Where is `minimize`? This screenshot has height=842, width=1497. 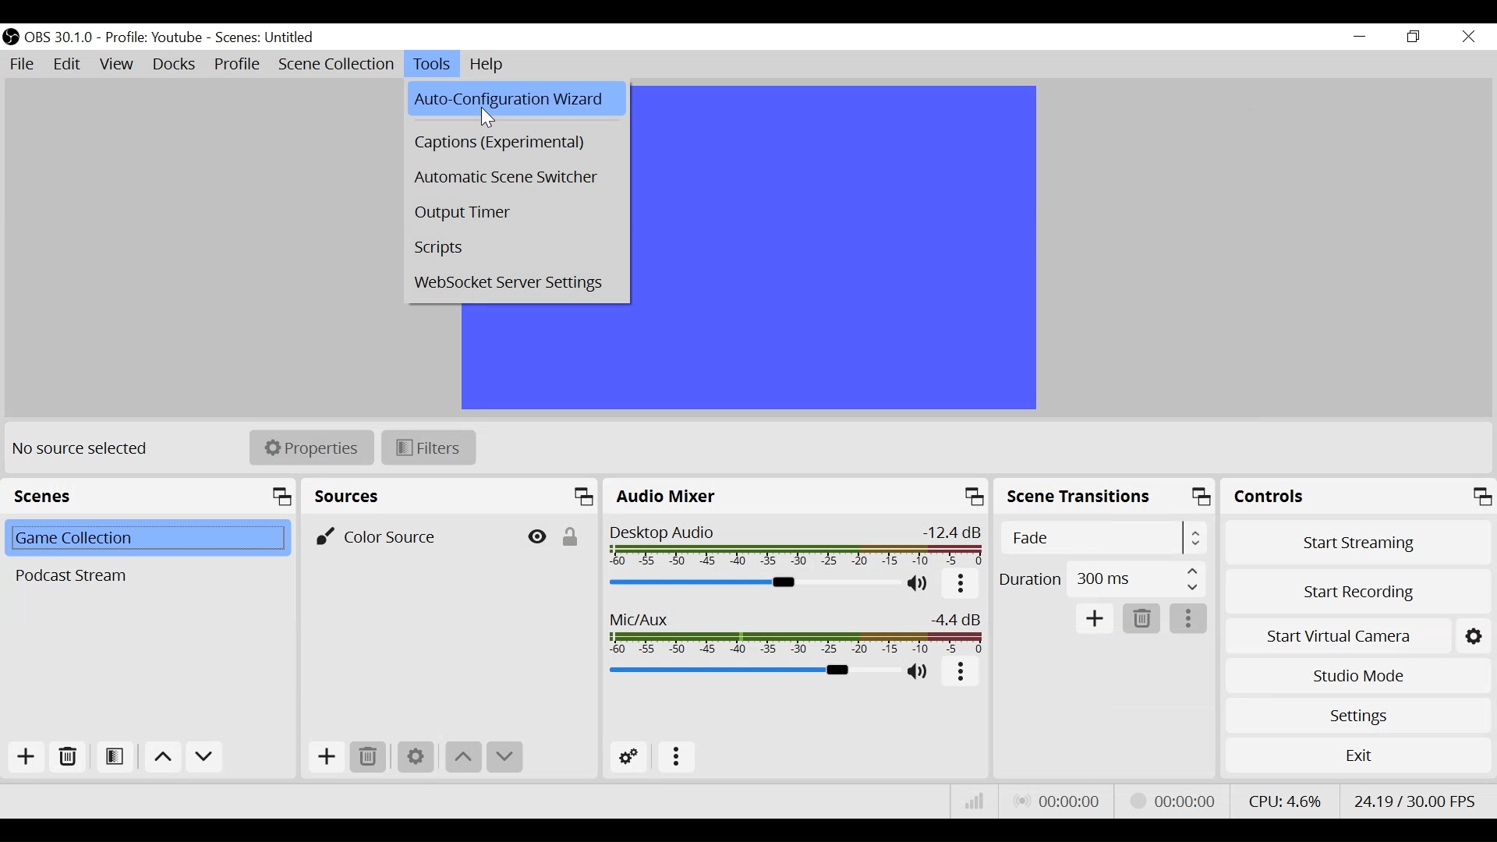
minimize is located at coordinates (1358, 36).